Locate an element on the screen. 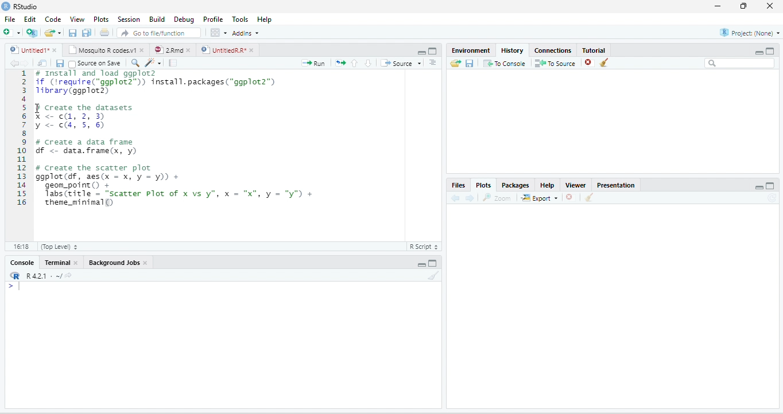  Clear console is located at coordinates (434, 275).